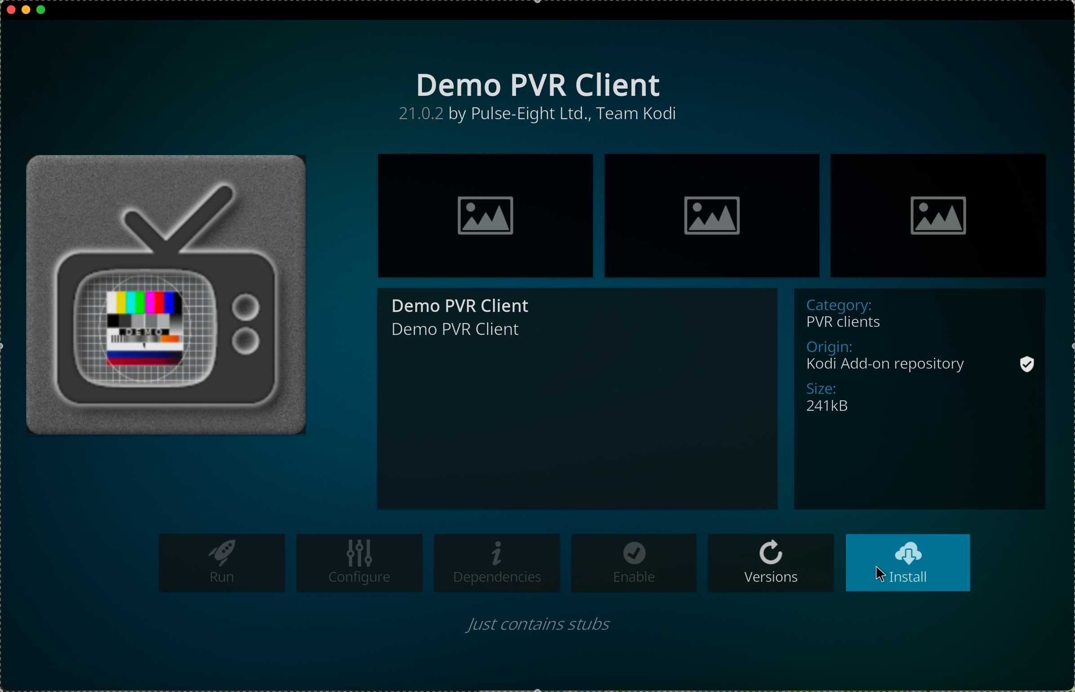  I want to click on maximize, so click(42, 13).